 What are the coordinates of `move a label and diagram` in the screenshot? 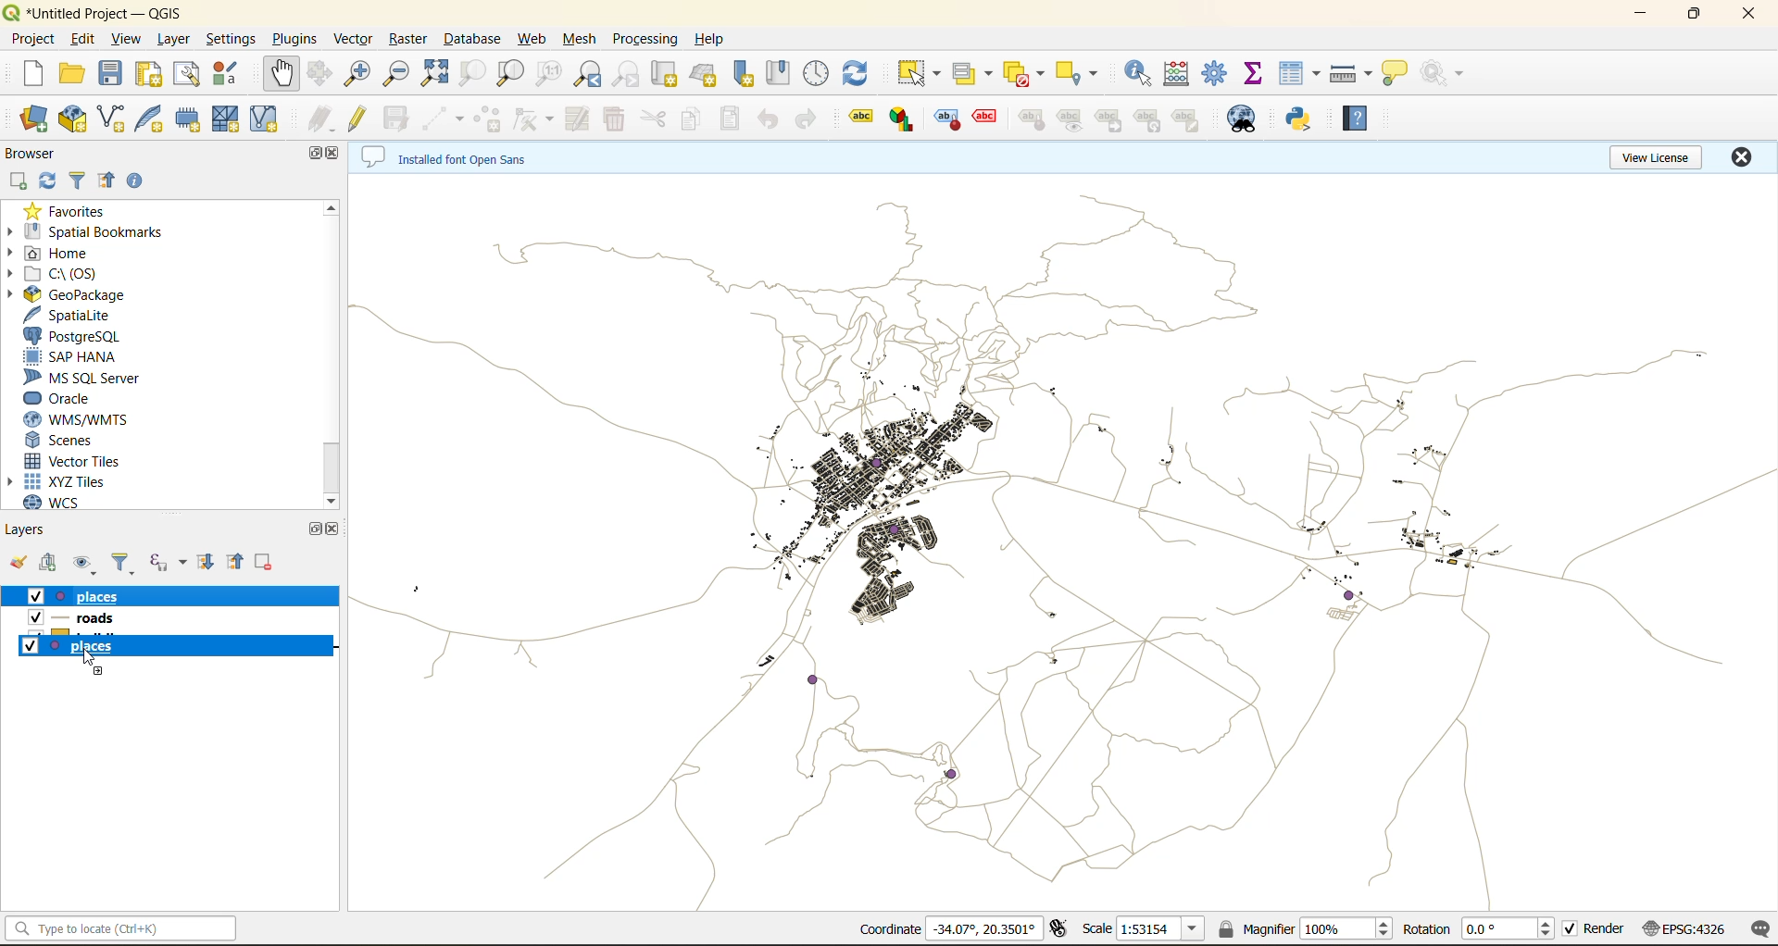 It's located at (1114, 118).